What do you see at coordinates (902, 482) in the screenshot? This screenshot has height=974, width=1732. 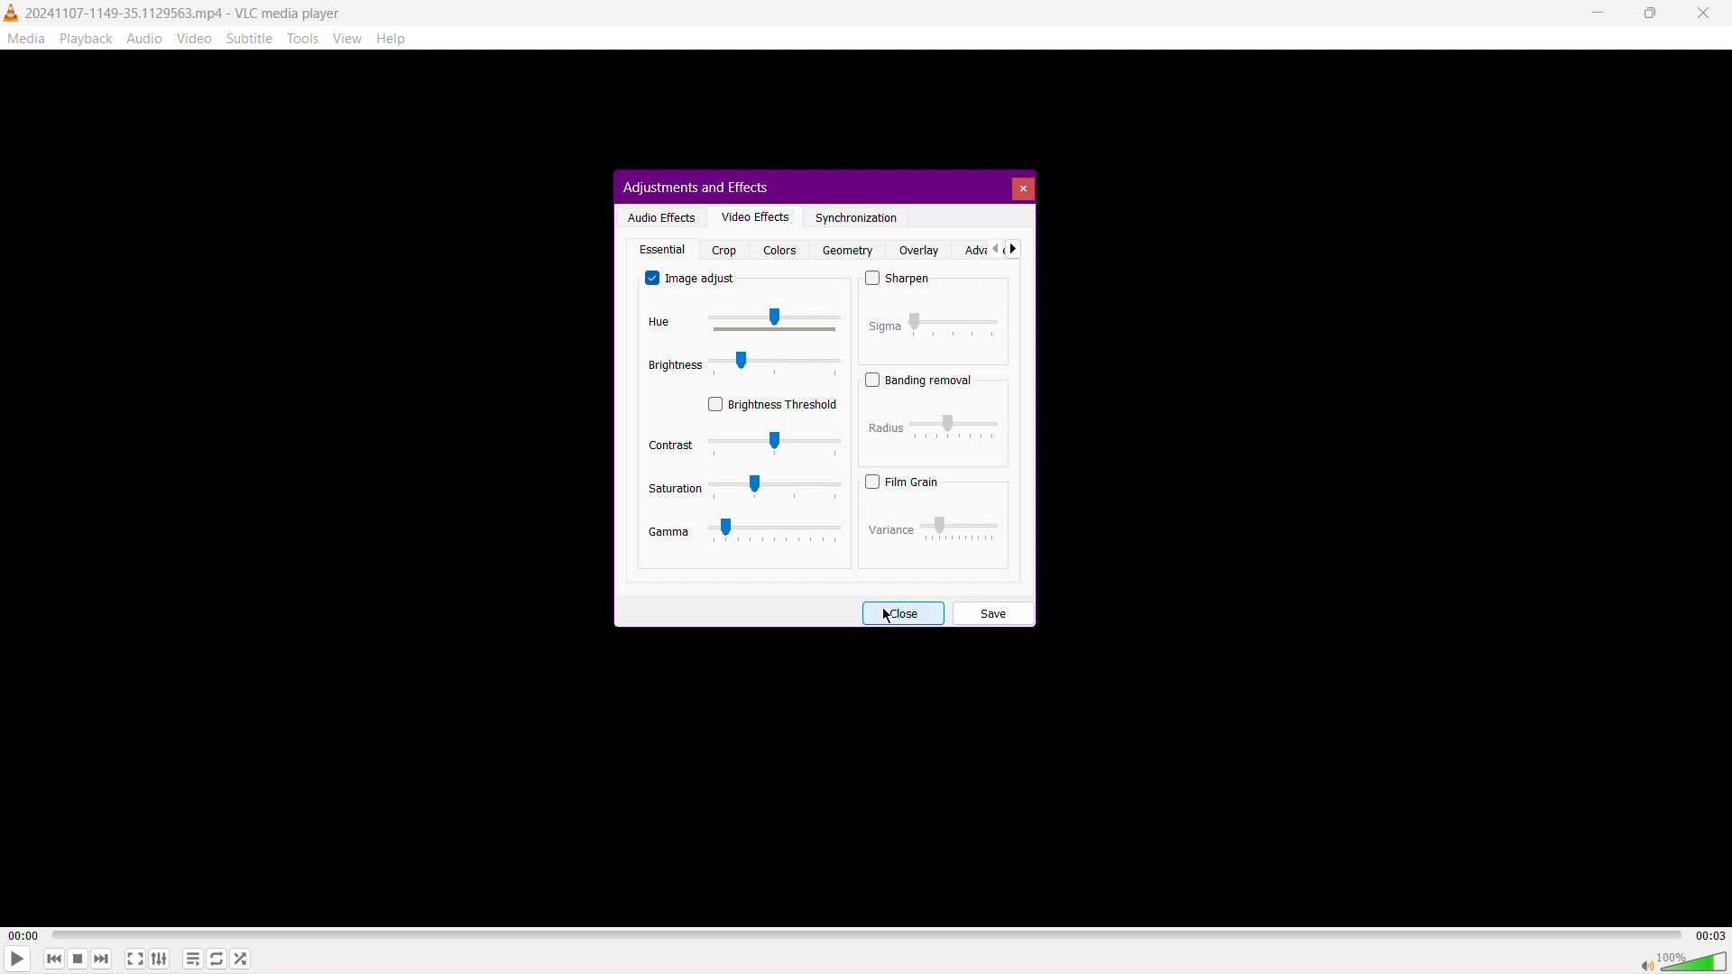 I see `Film Grain` at bounding box center [902, 482].